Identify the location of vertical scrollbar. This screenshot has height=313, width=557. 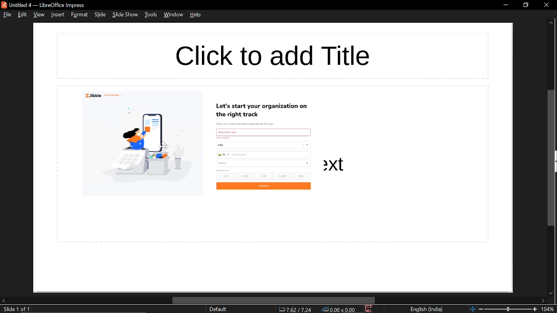
(552, 158).